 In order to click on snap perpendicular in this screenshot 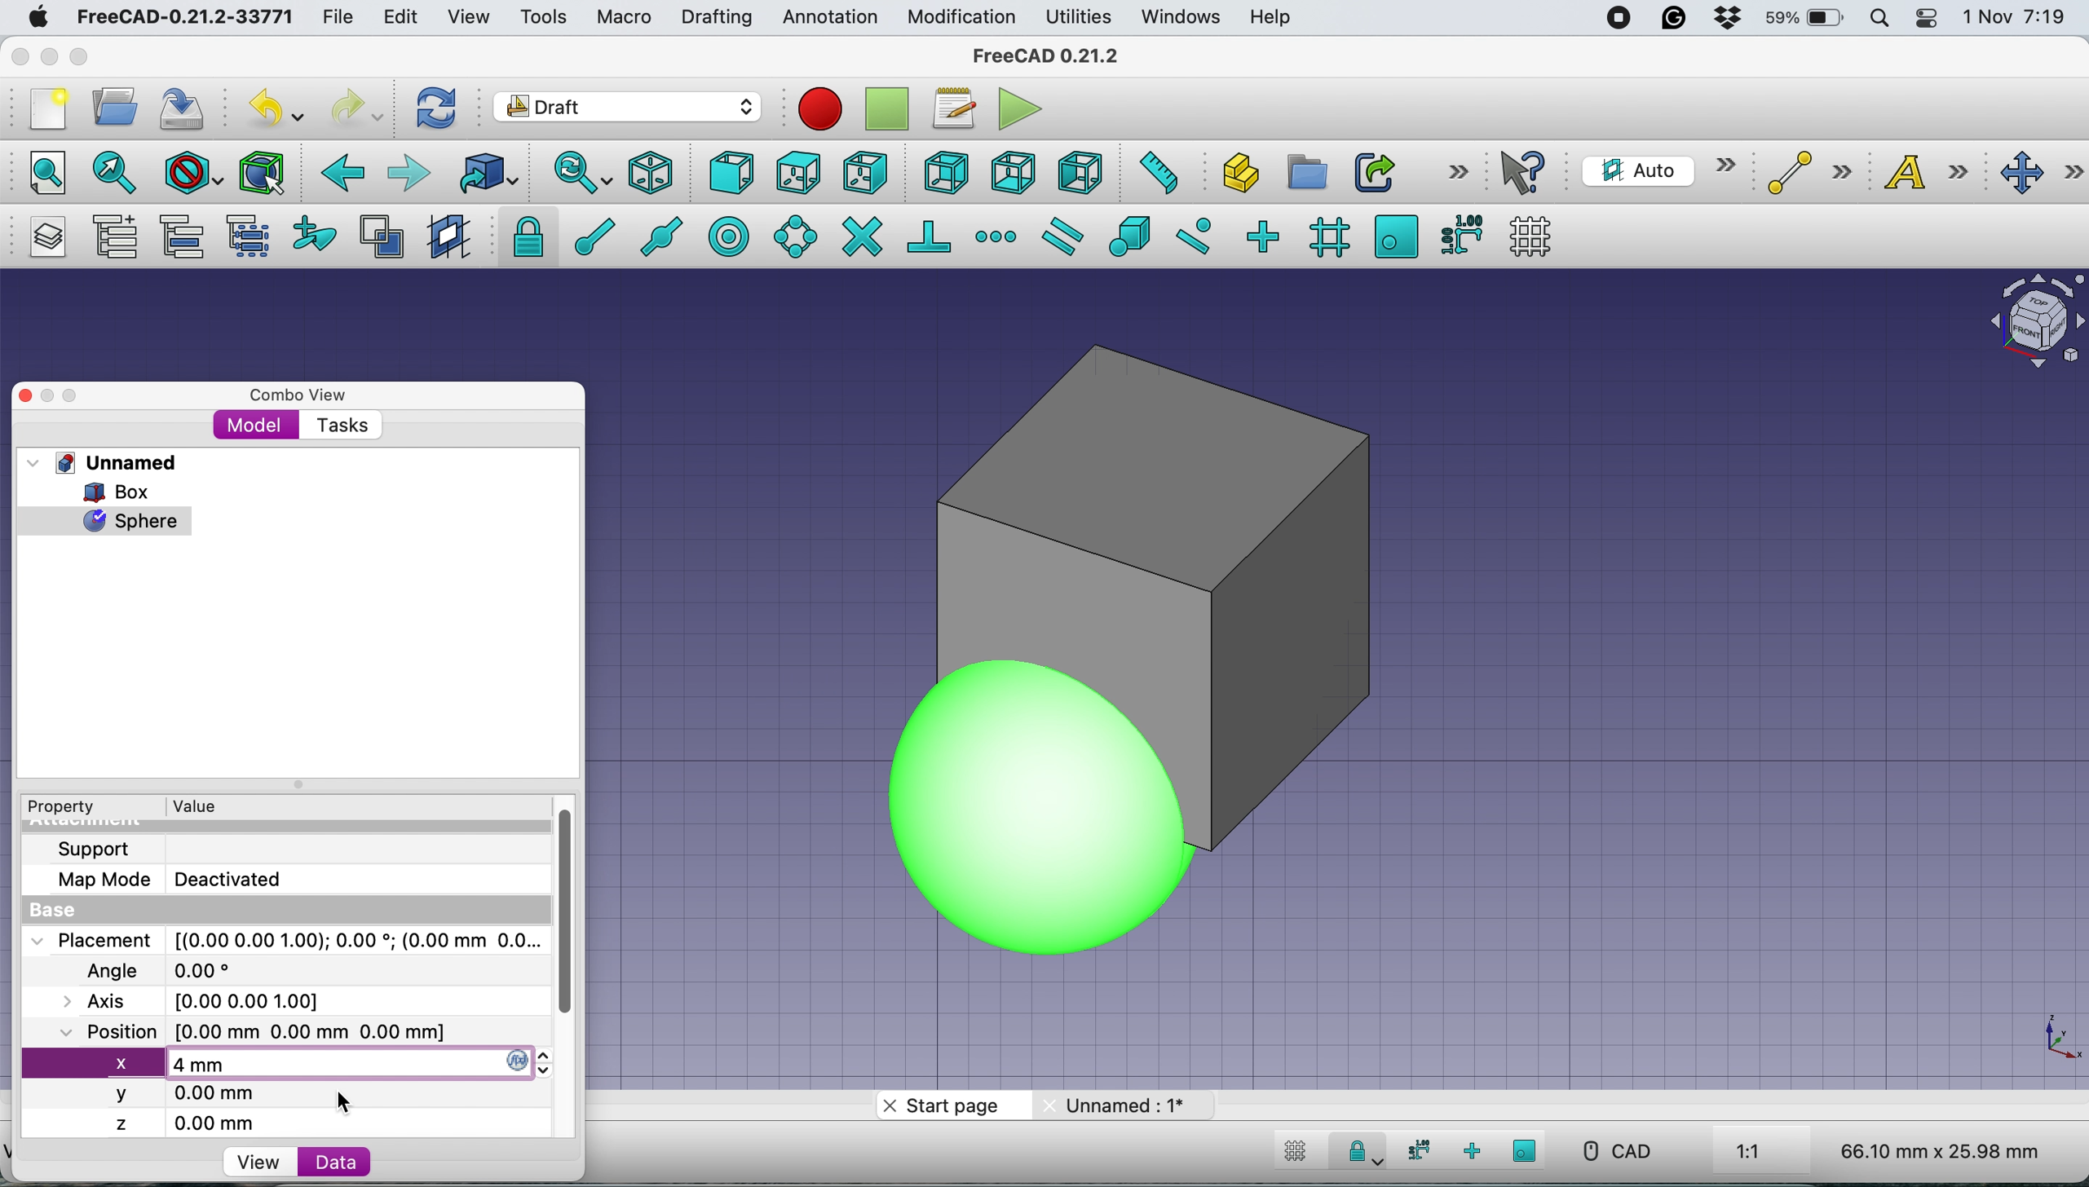, I will do `click(931, 236)`.